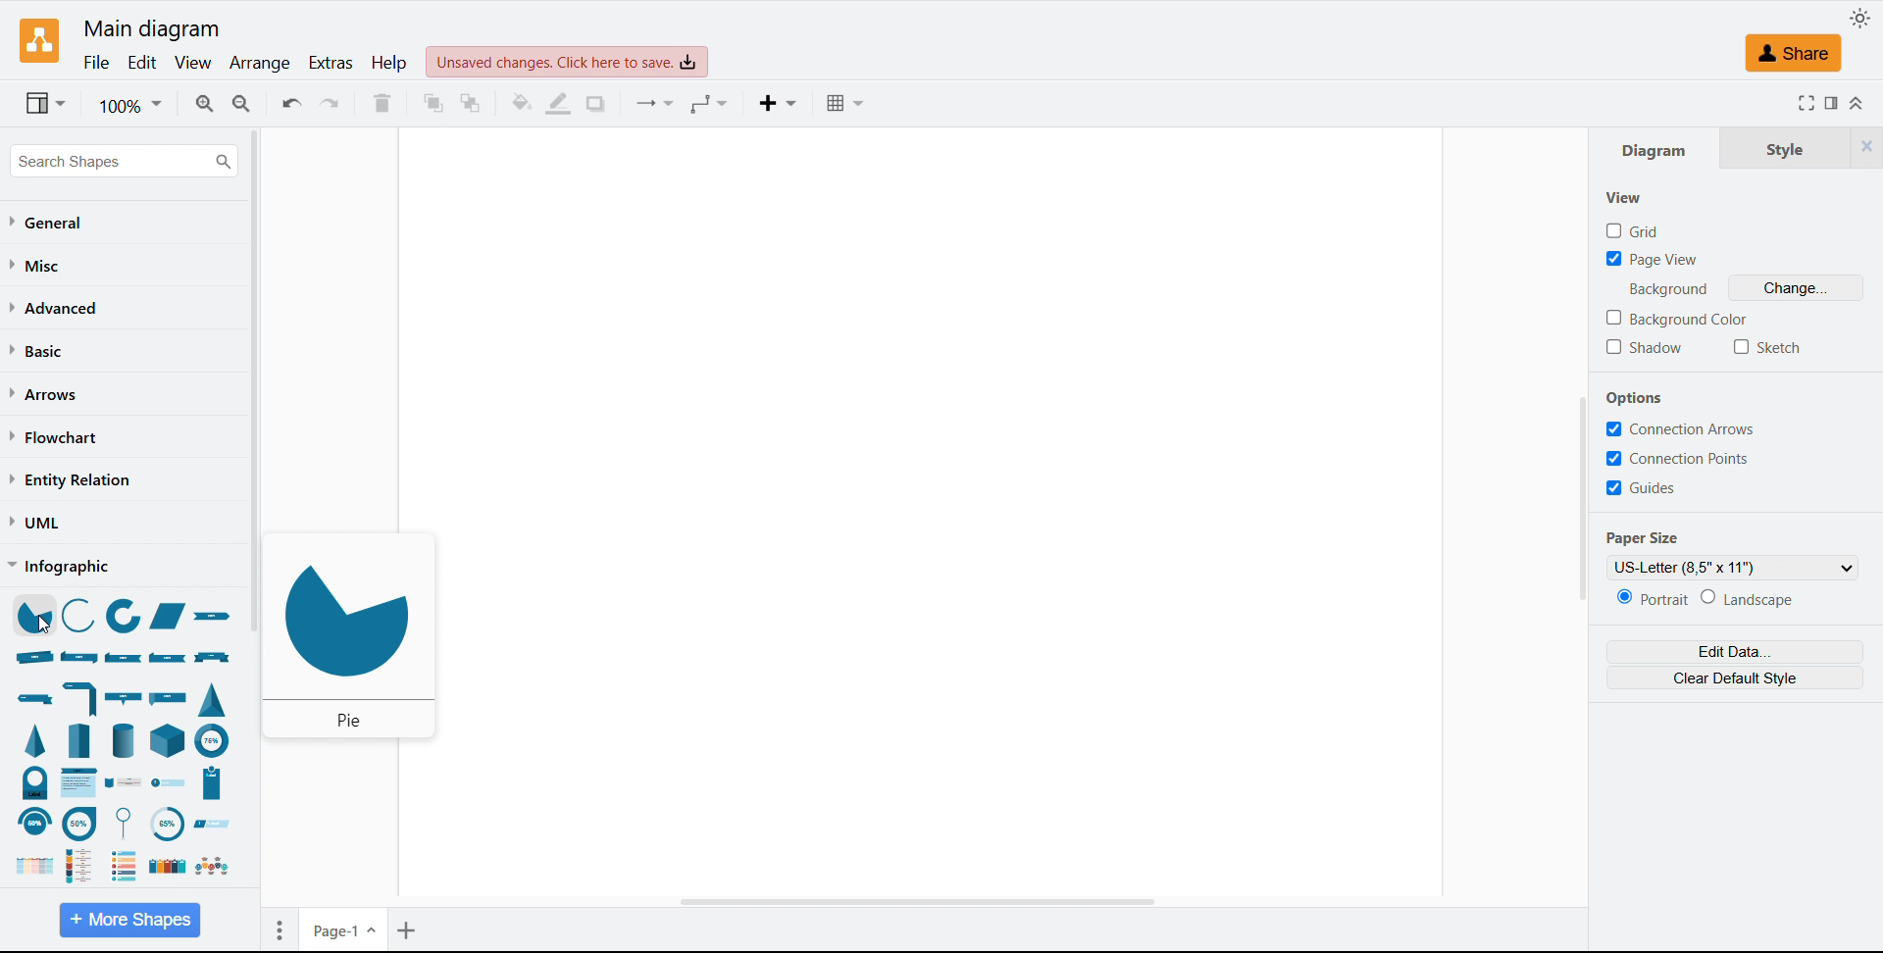 The width and height of the screenshot is (1883, 953). Describe the element at coordinates (471, 102) in the screenshot. I see `To back ` at that location.